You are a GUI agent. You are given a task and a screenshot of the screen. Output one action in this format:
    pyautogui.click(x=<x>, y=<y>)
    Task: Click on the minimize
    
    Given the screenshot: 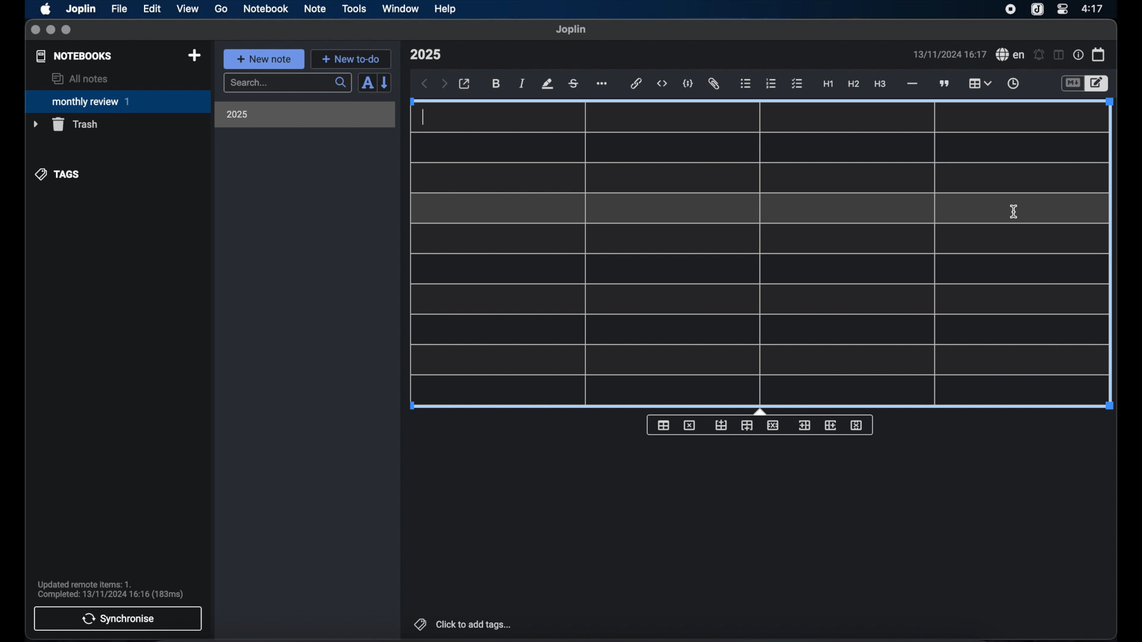 What is the action you would take?
    pyautogui.click(x=51, y=30)
    